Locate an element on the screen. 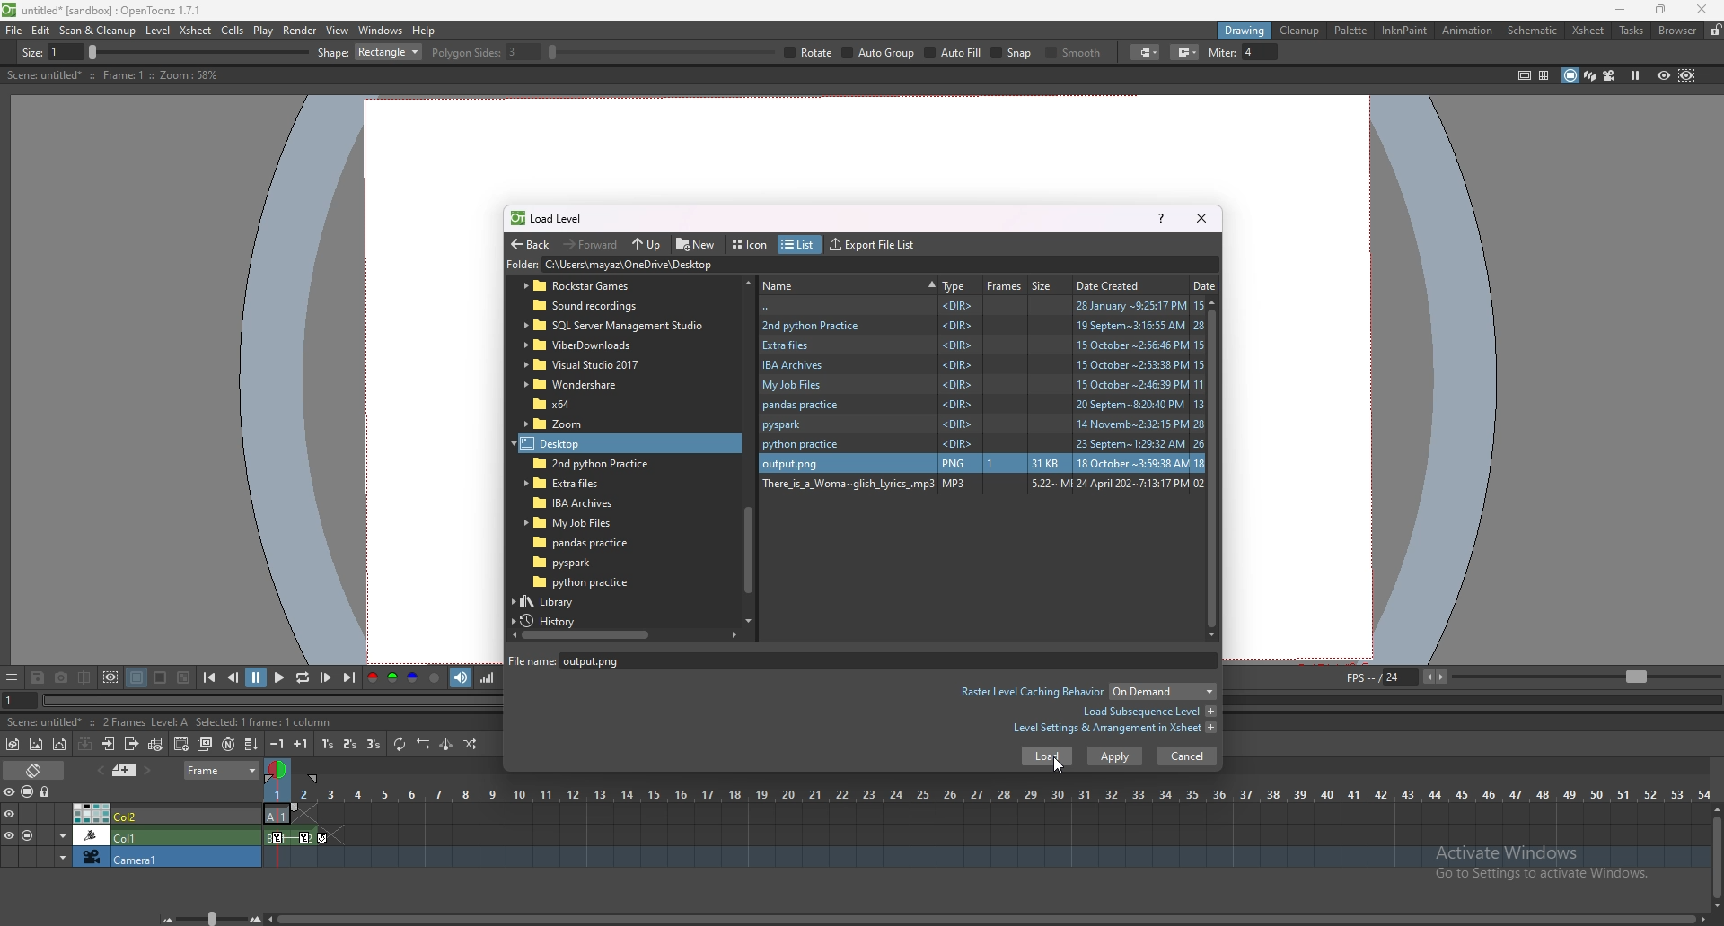  cells is located at coordinates (232, 30).